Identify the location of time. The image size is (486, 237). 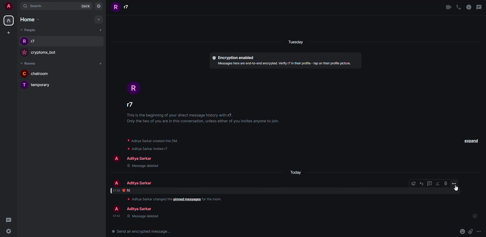
(116, 190).